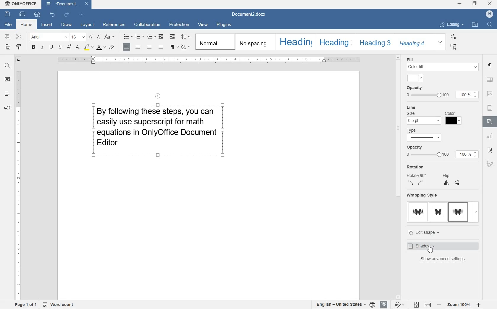 The height and width of the screenshot is (309, 497). What do you see at coordinates (58, 305) in the screenshot?
I see `Word count` at bounding box center [58, 305].